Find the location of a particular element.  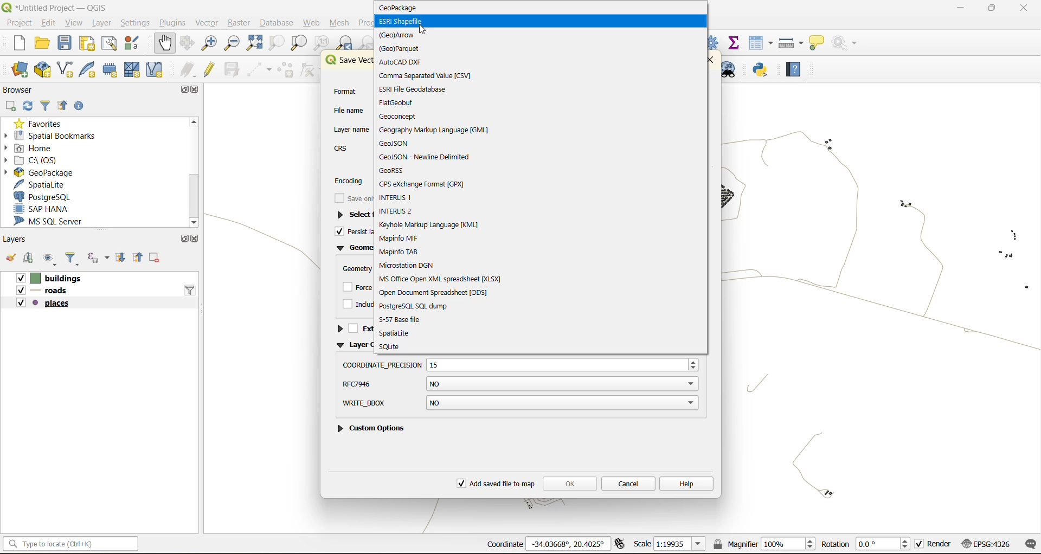

log messages is located at coordinates (1029, 544).